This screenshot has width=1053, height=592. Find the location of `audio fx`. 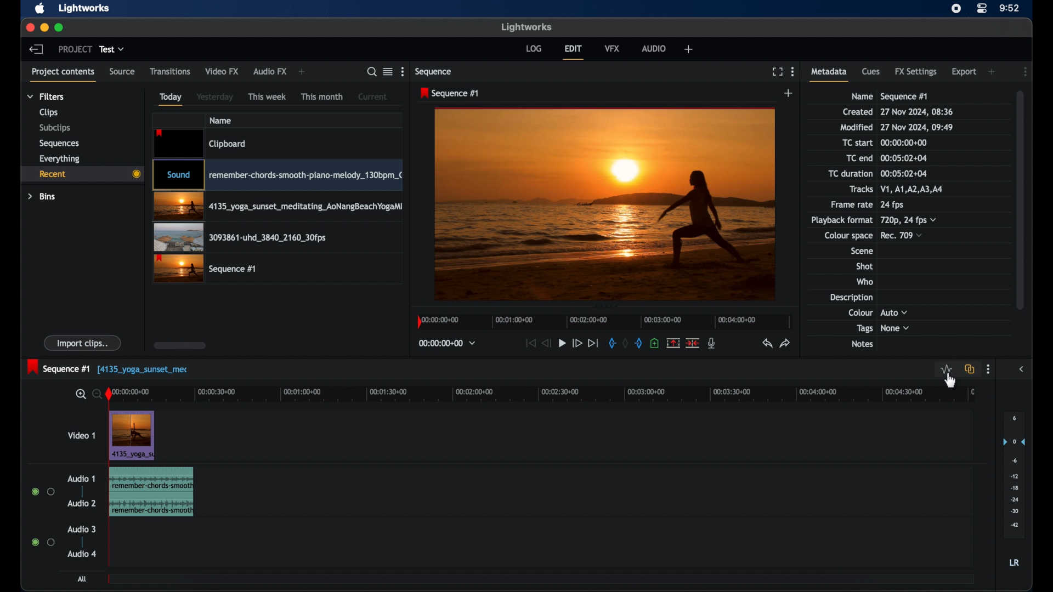

audio fx is located at coordinates (270, 72).